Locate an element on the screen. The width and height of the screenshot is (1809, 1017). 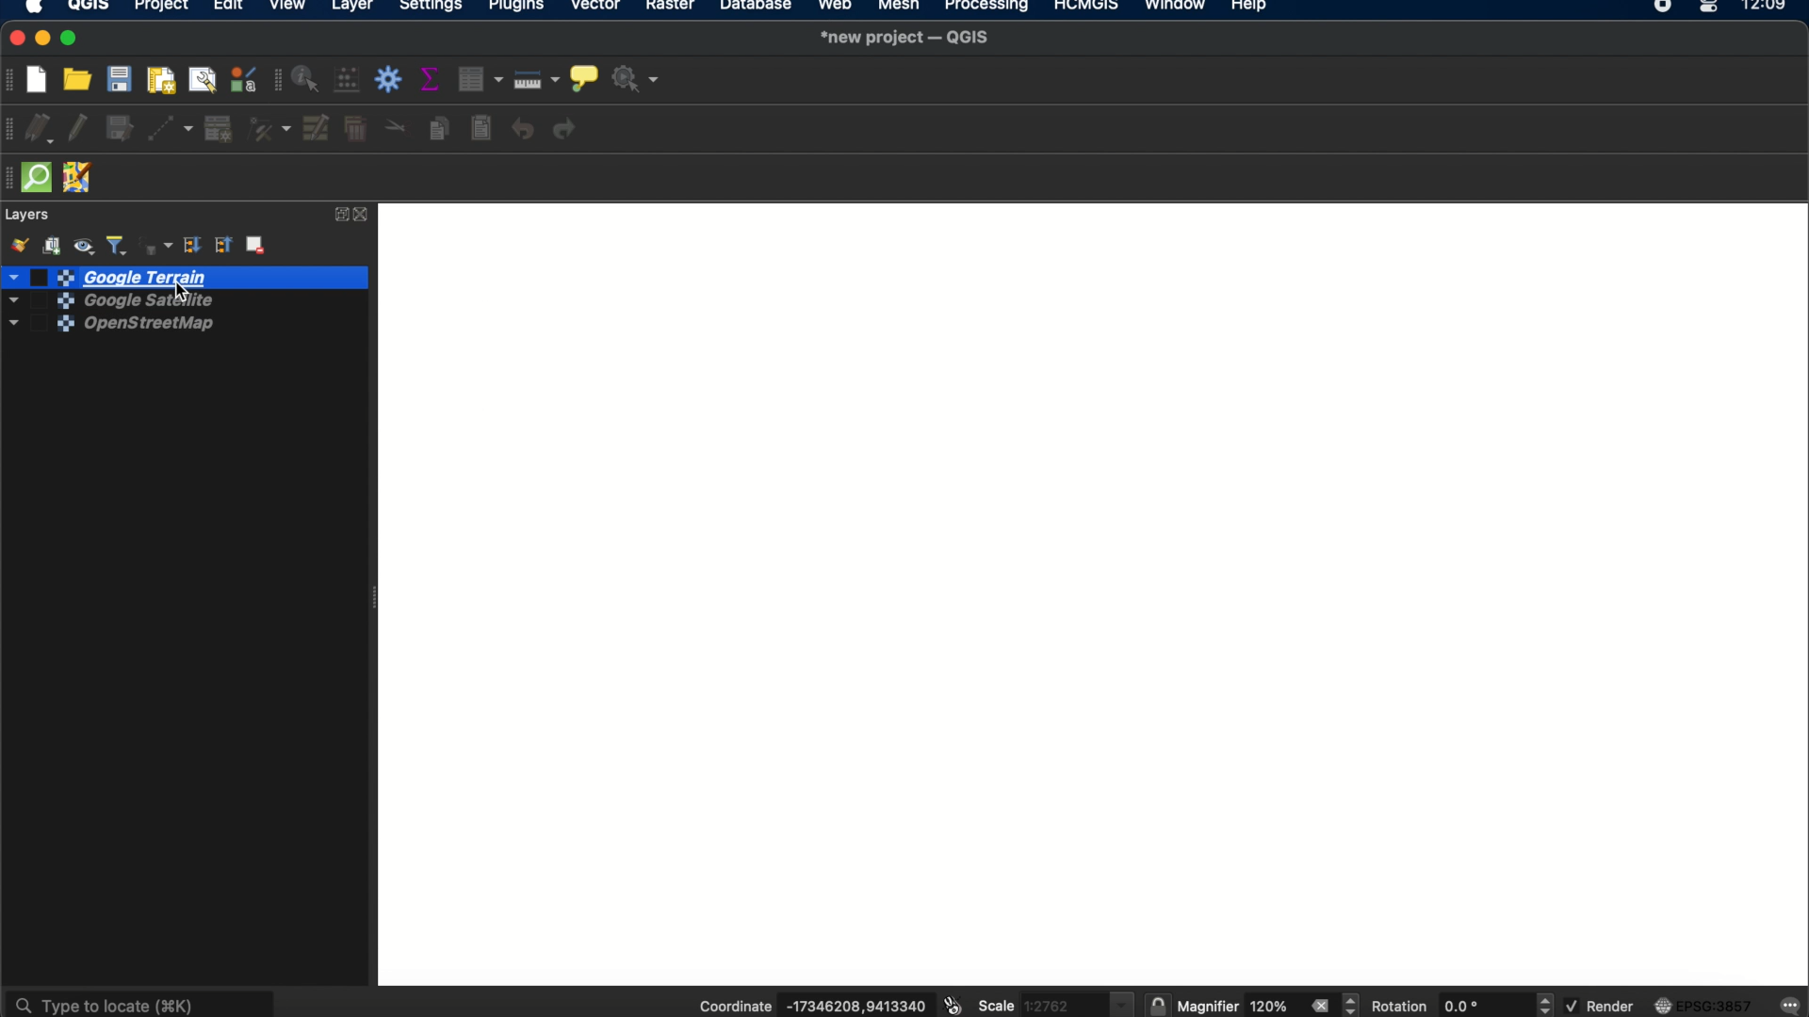
project is located at coordinates (160, 8).